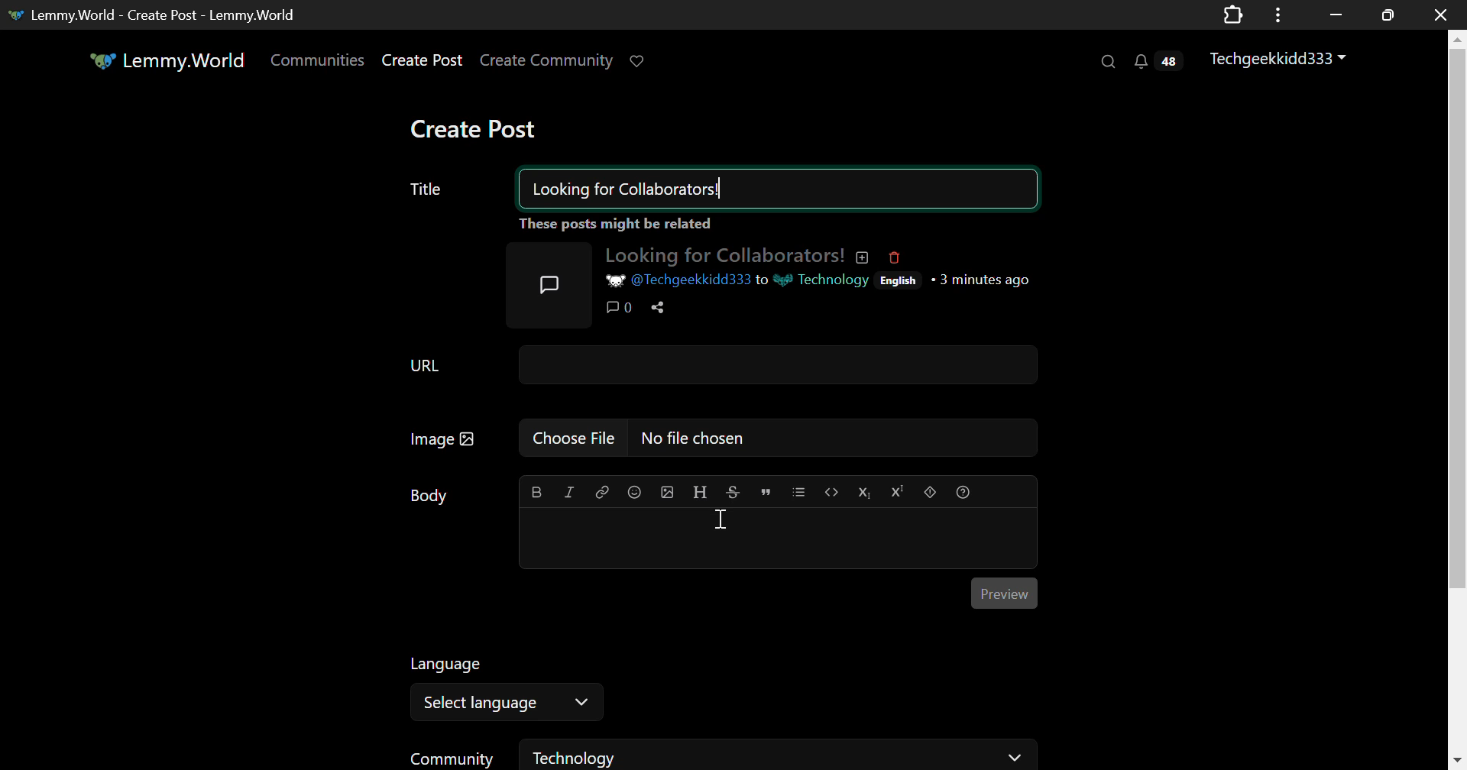 This screenshot has height=770, width=1467. Describe the element at coordinates (774, 225) in the screenshot. I see `These posts might be related` at that location.